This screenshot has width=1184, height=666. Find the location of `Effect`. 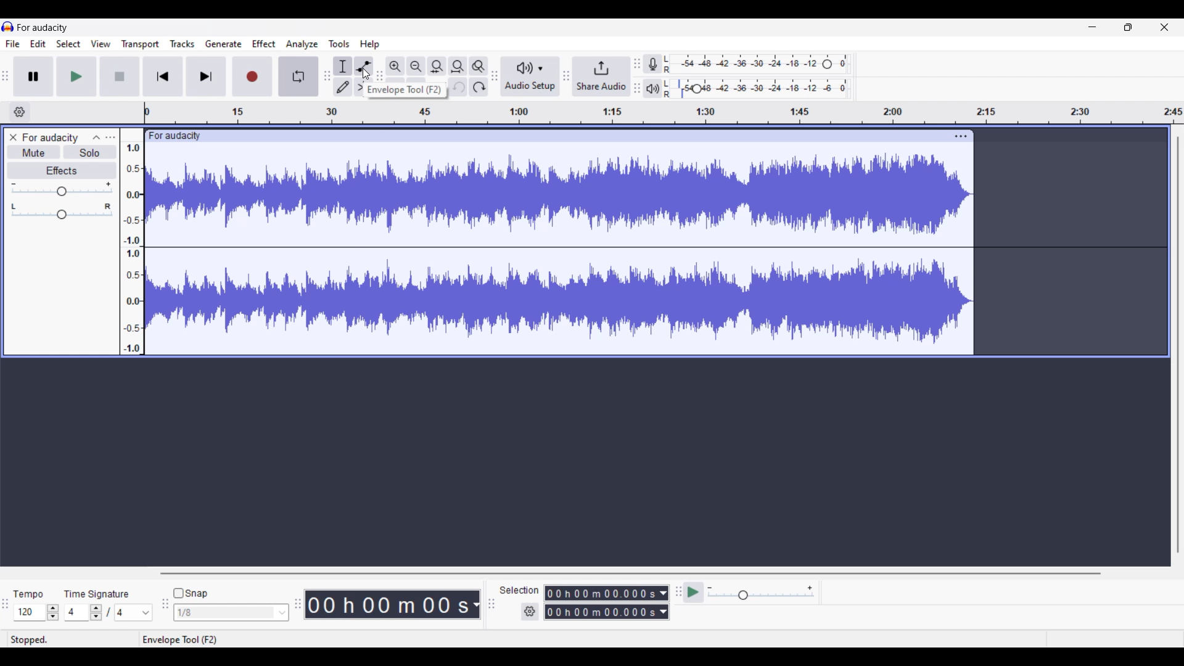

Effect is located at coordinates (264, 43).